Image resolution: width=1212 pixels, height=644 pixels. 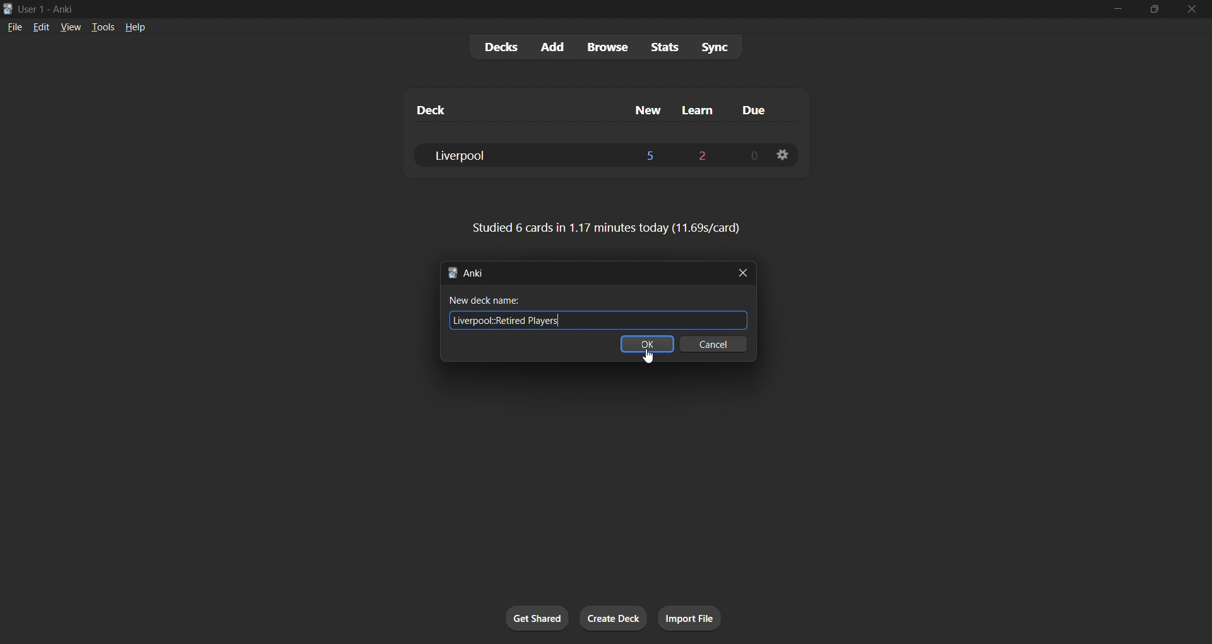 What do you see at coordinates (140, 28) in the screenshot?
I see `help` at bounding box center [140, 28].